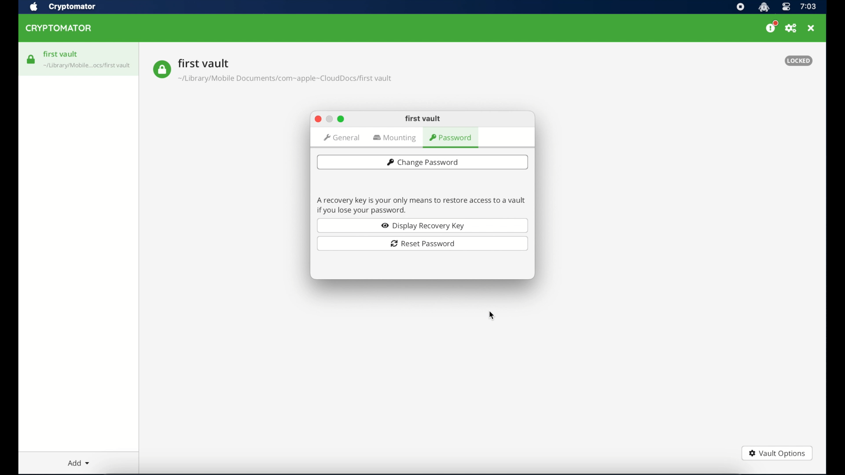 This screenshot has height=475, width=845. What do you see at coordinates (740, 7) in the screenshot?
I see `screen recorder icon` at bounding box center [740, 7].